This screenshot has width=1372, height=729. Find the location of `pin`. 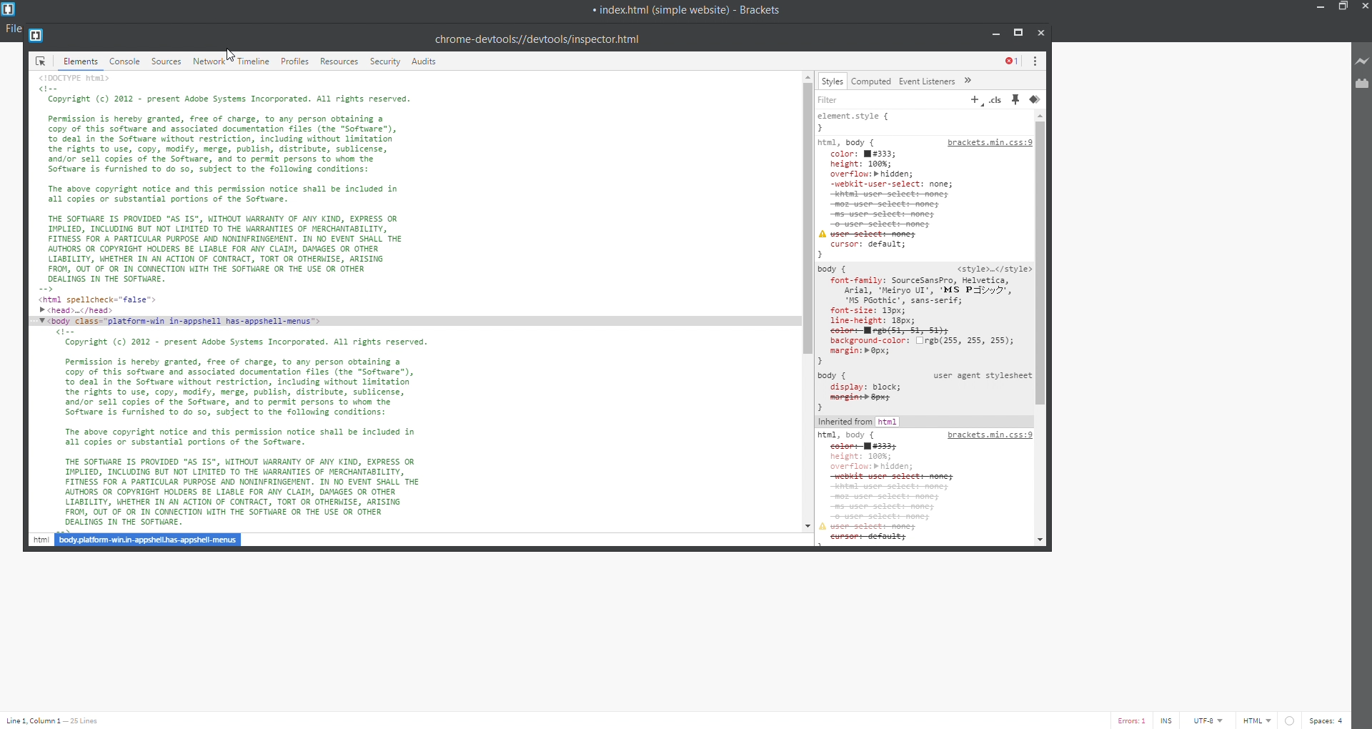

pin is located at coordinates (1014, 100).